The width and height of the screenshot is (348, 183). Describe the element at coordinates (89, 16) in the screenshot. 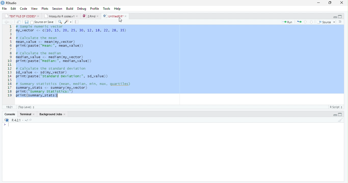

I see `2.Rmd` at that location.